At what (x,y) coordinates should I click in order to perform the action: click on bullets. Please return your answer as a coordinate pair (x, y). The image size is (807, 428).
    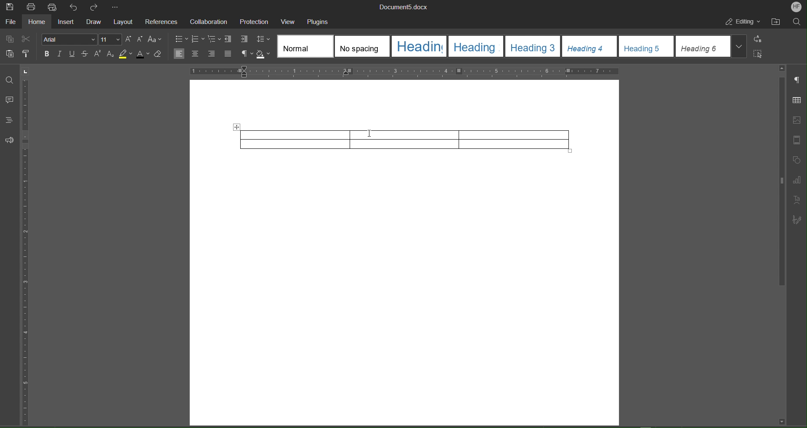
    Looking at the image, I should click on (181, 40).